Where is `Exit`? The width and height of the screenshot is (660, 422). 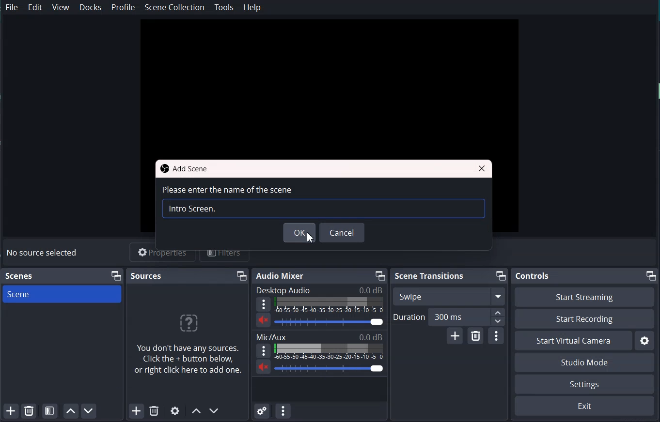
Exit is located at coordinates (585, 406).